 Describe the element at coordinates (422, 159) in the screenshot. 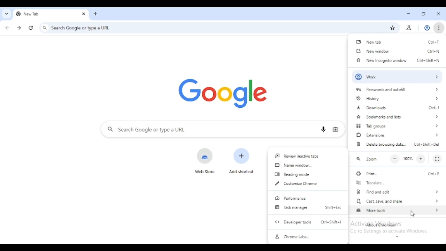

I see `make text larger` at that location.